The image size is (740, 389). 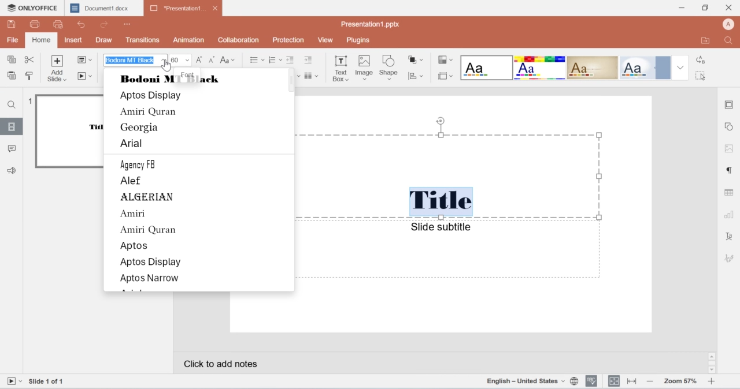 I want to click on scroll bar, so click(x=289, y=81).